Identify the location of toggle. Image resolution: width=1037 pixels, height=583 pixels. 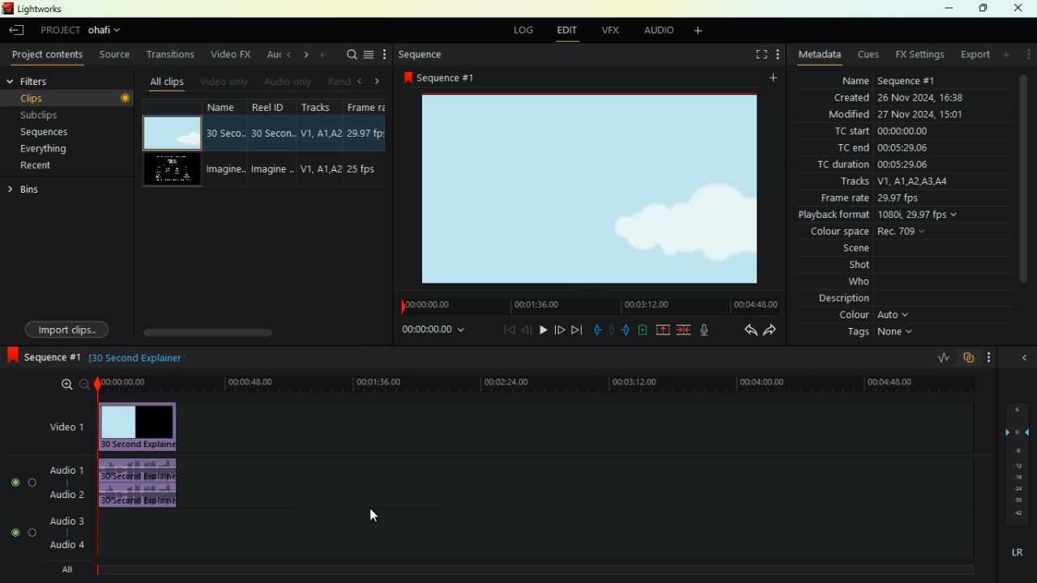
(32, 533).